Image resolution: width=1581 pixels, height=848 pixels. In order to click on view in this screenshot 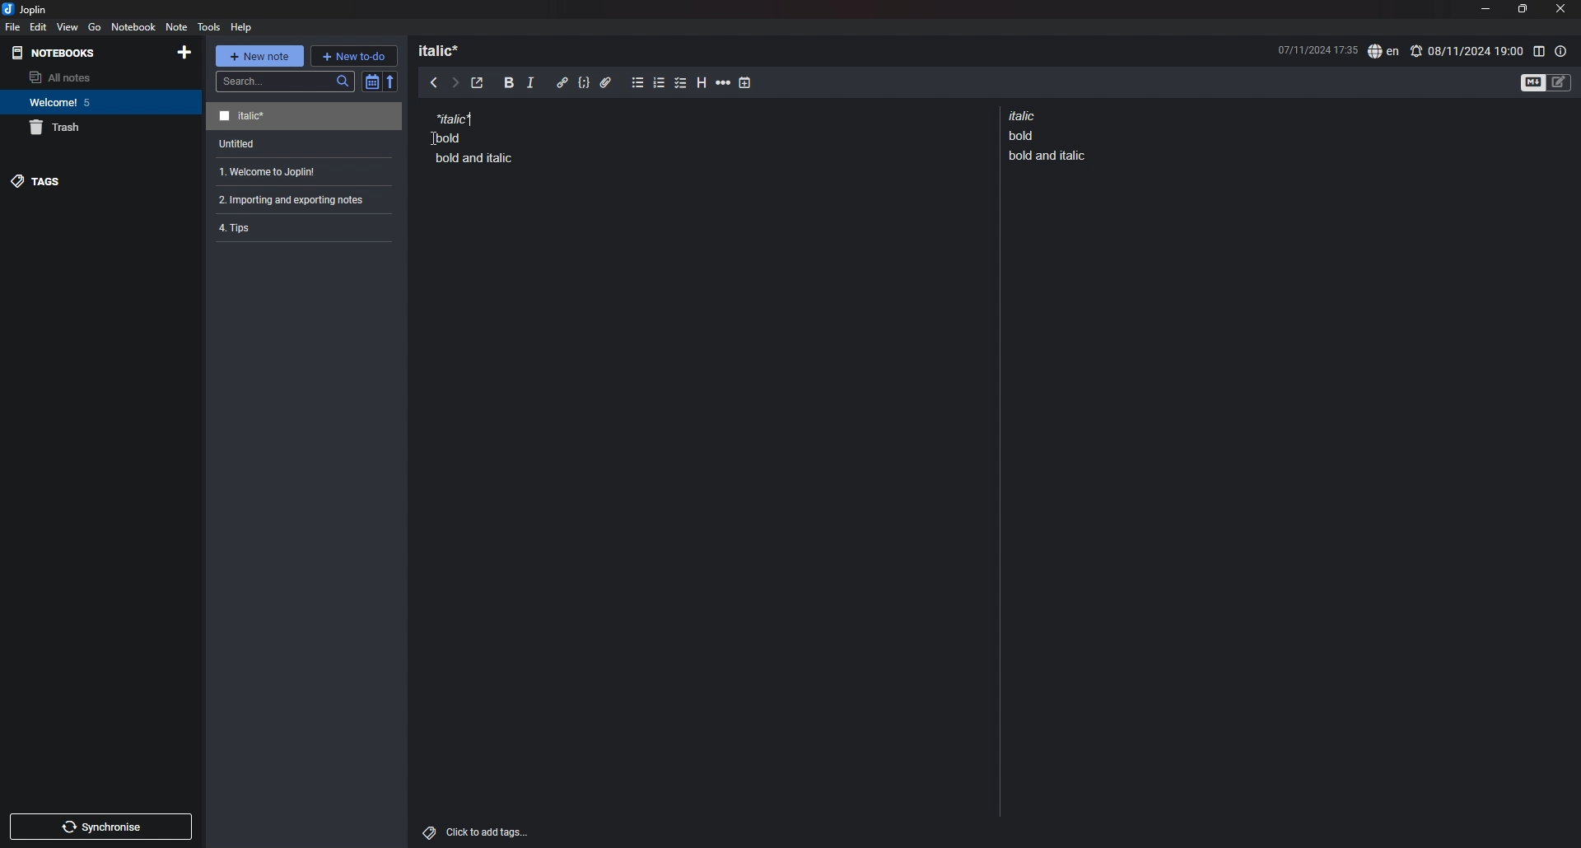, I will do `click(68, 26)`.